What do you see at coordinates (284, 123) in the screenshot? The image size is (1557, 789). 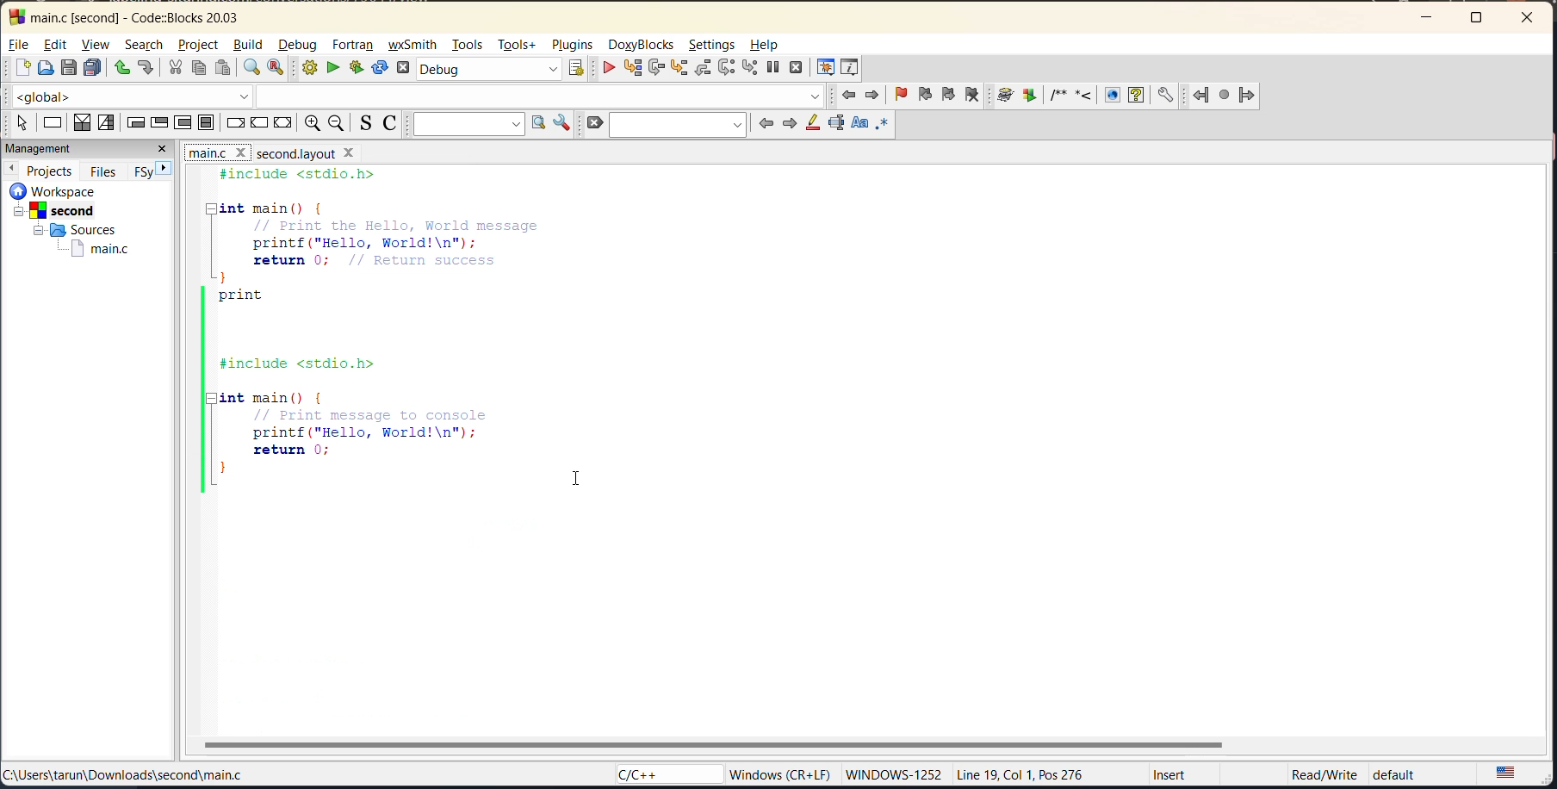 I see `return  instruction` at bounding box center [284, 123].